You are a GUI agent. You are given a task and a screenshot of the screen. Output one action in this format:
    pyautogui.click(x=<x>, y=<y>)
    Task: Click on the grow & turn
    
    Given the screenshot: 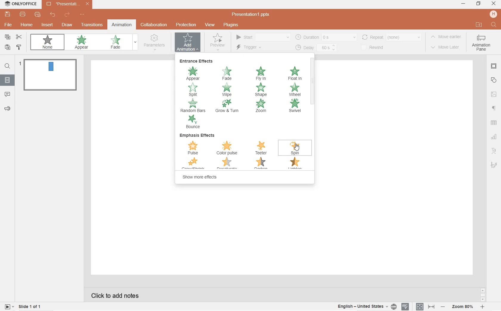 What is the action you would take?
    pyautogui.click(x=230, y=106)
    